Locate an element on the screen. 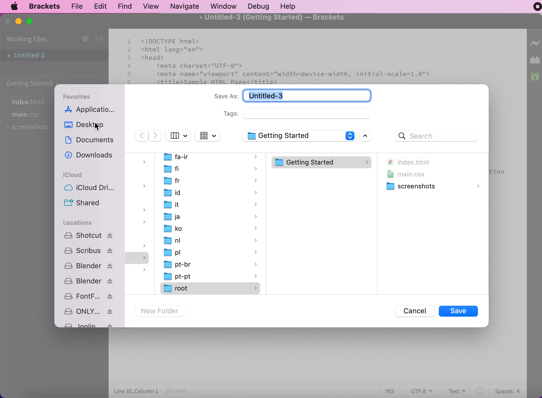 The image size is (542, 398). previous is located at coordinates (141, 135).